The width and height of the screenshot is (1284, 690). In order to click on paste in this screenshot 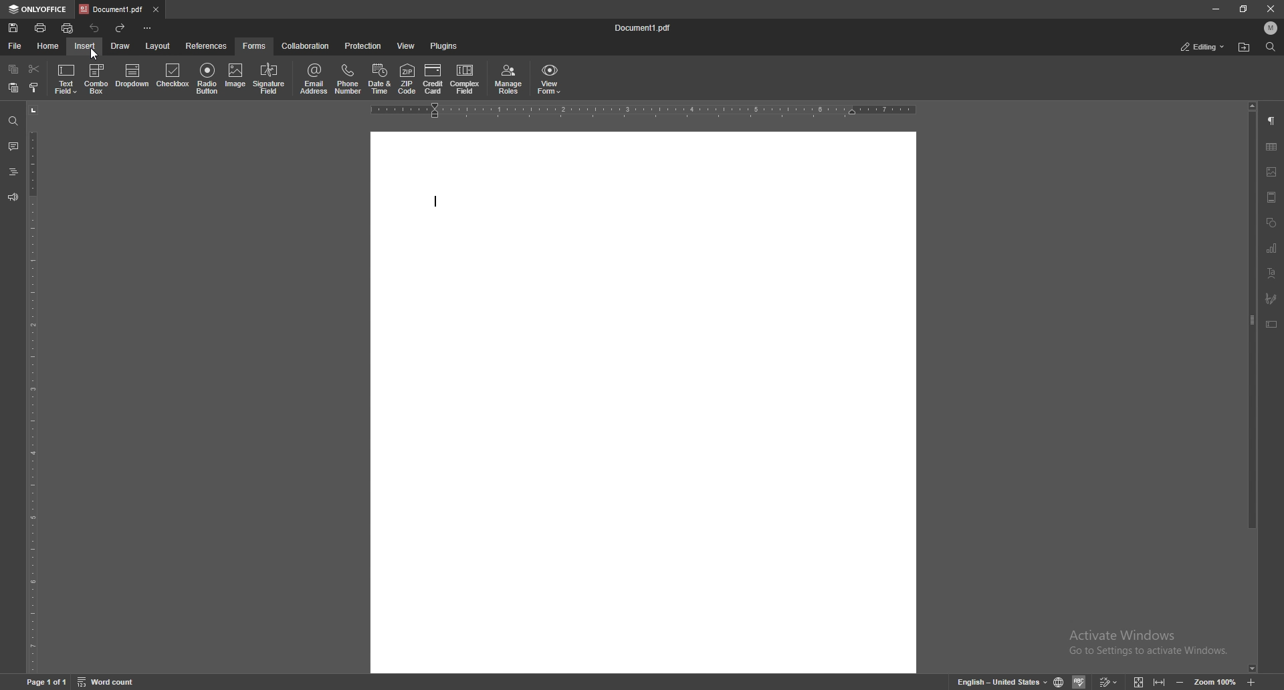, I will do `click(14, 87)`.